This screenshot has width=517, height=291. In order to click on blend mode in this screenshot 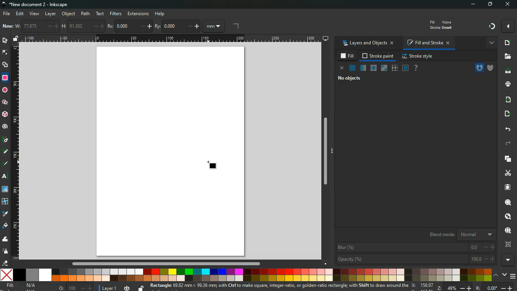, I will do `click(459, 235)`.